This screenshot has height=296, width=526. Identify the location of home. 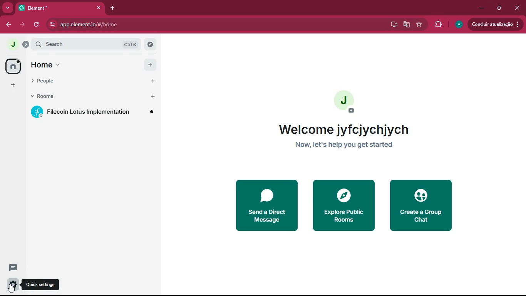
(12, 67).